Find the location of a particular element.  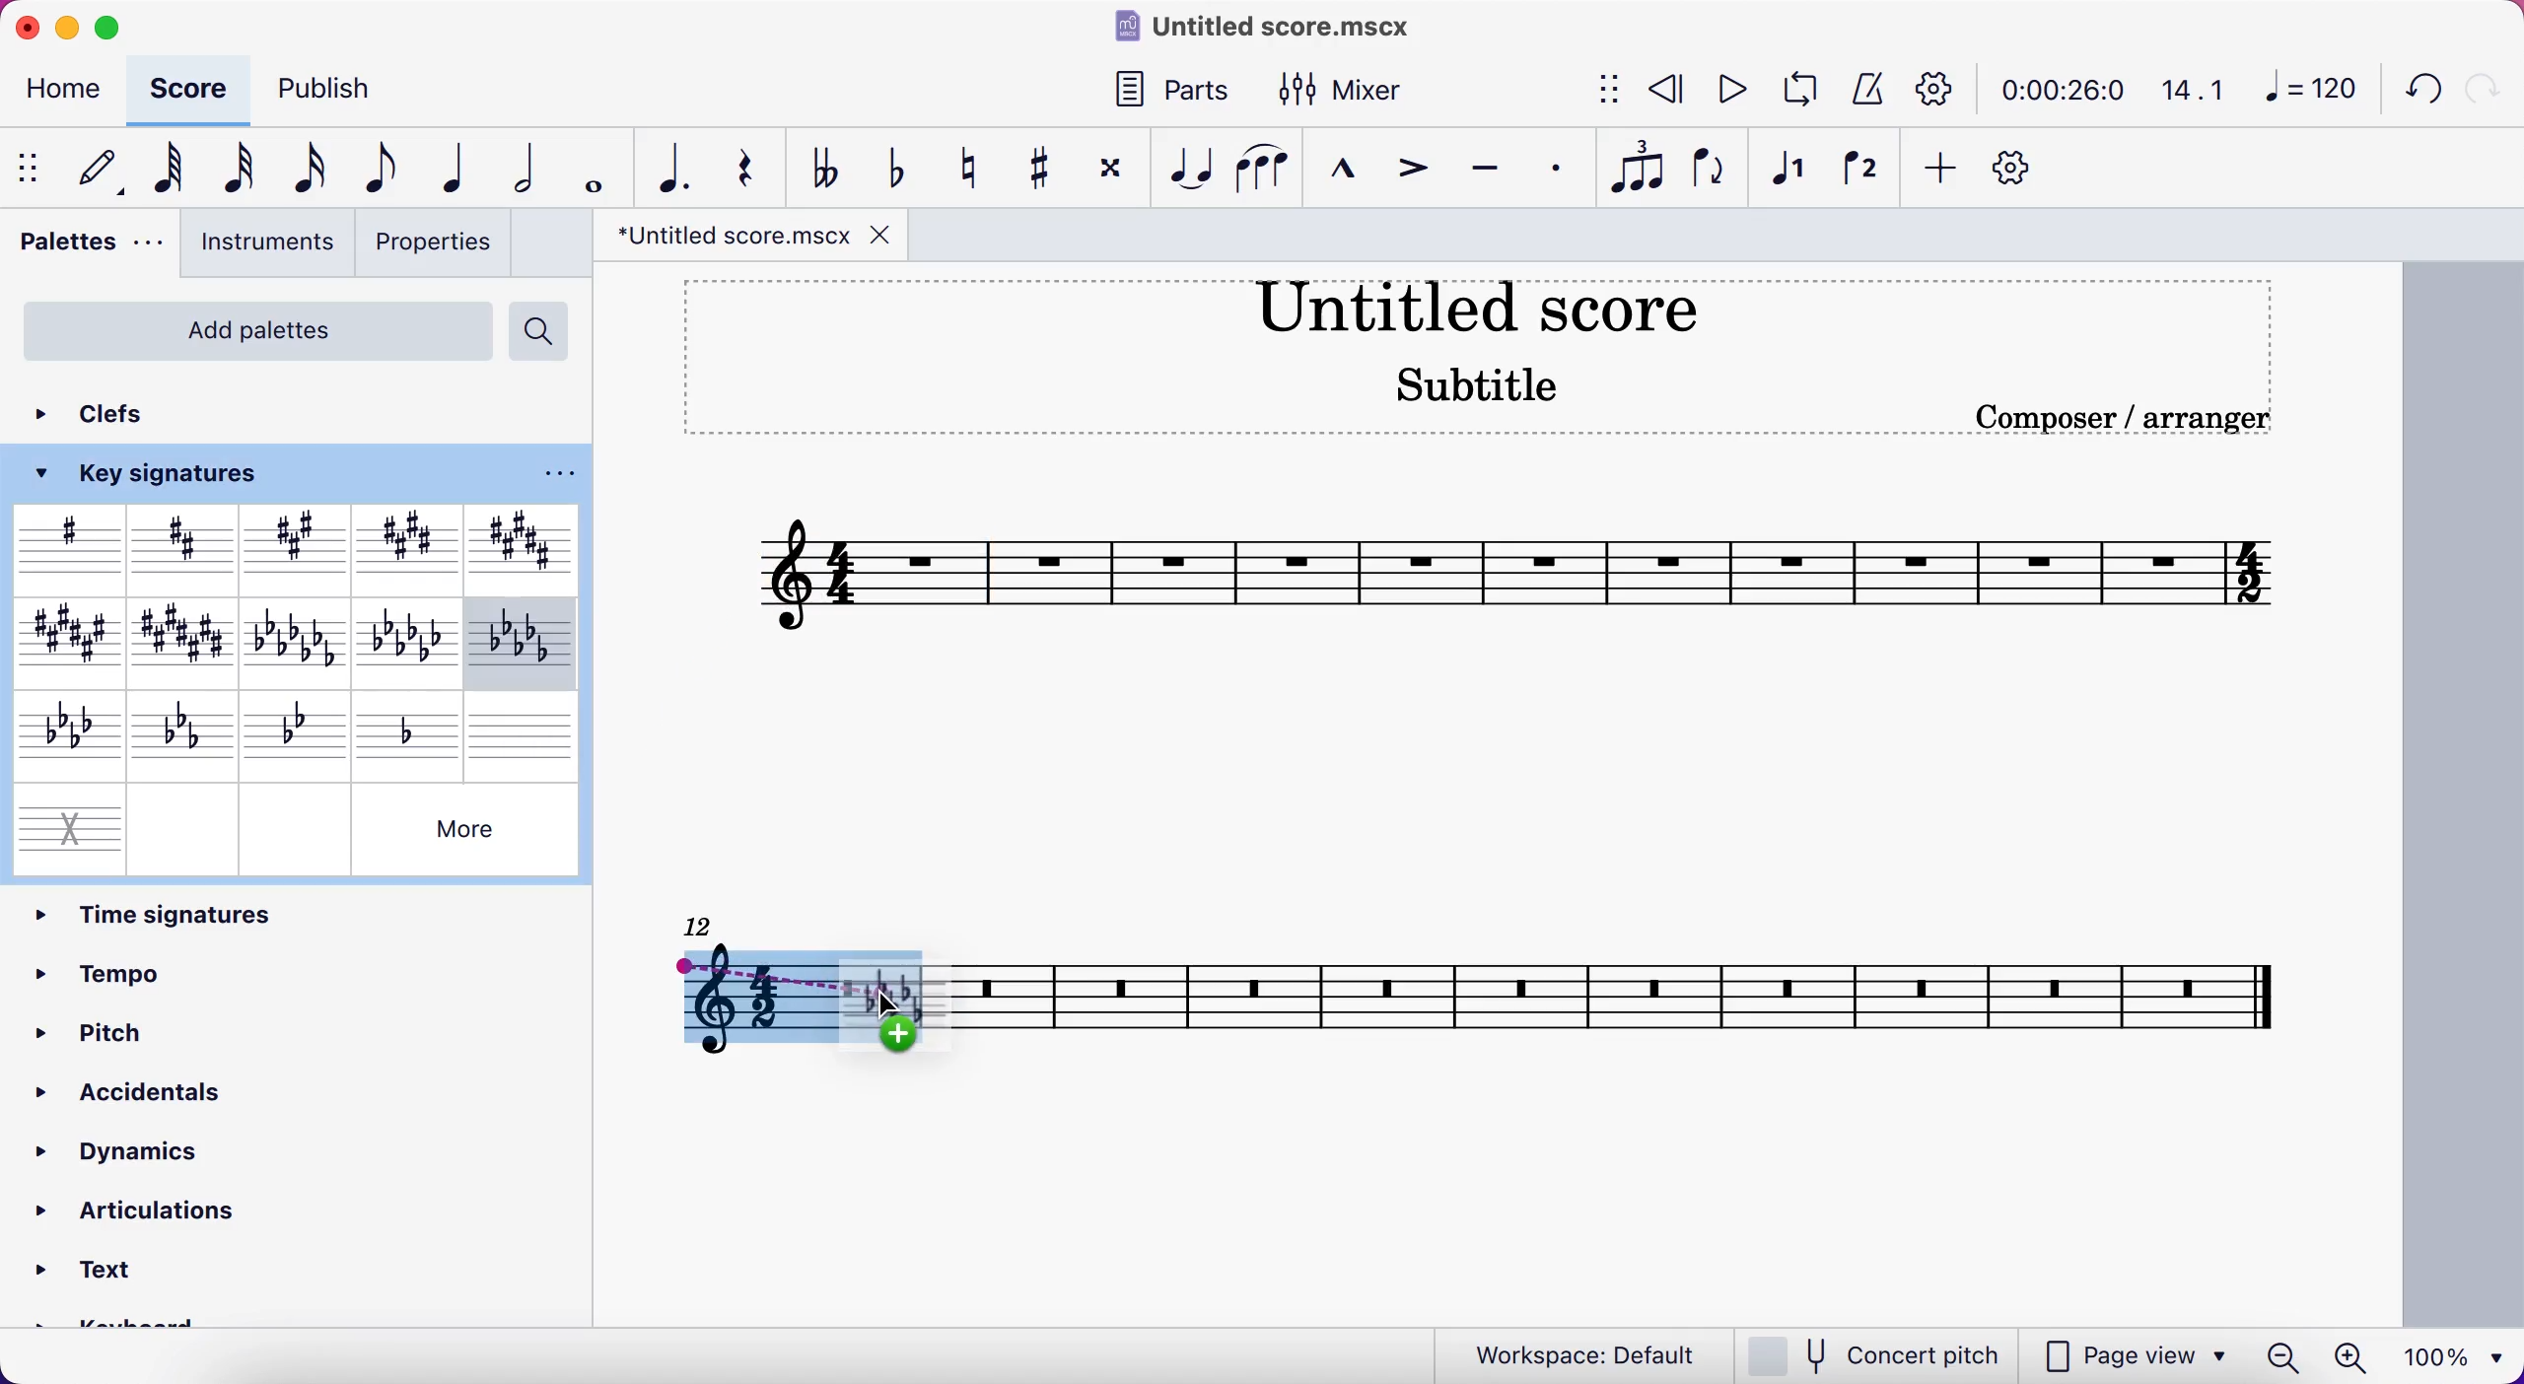

A major is located at coordinates (297, 547).